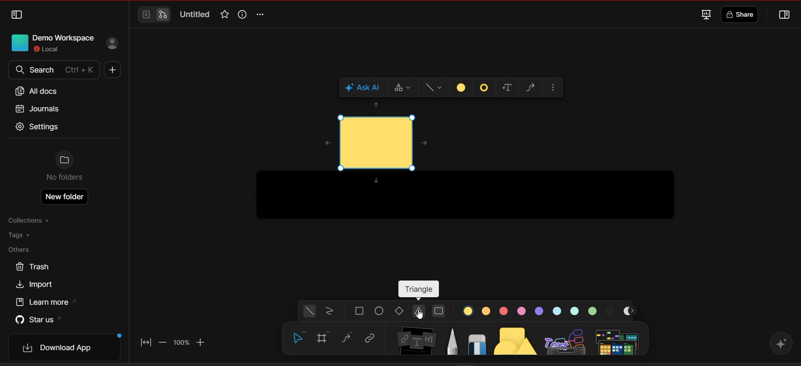  Describe the element at coordinates (420, 312) in the screenshot. I see `triangle` at that location.